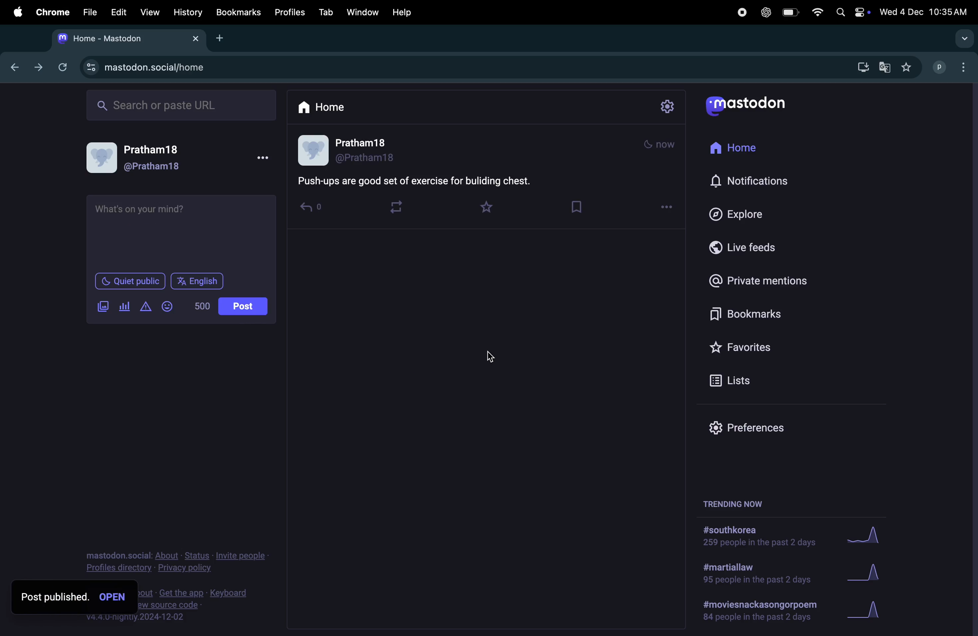 Image resolution: width=978 pixels, height=636 pixels. I want to click on Home, so click(328, 106).